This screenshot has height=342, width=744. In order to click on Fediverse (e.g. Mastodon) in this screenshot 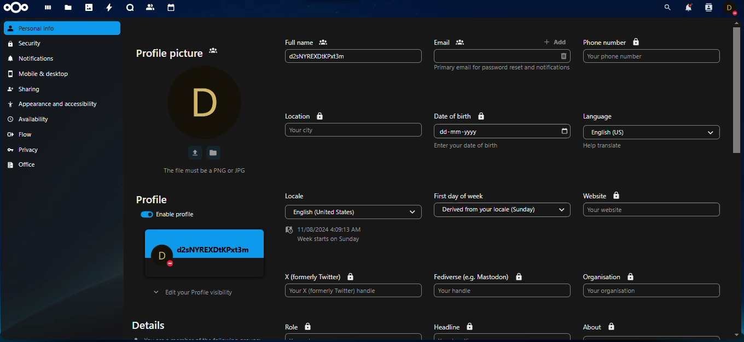, I will do `click(478, 277)`.